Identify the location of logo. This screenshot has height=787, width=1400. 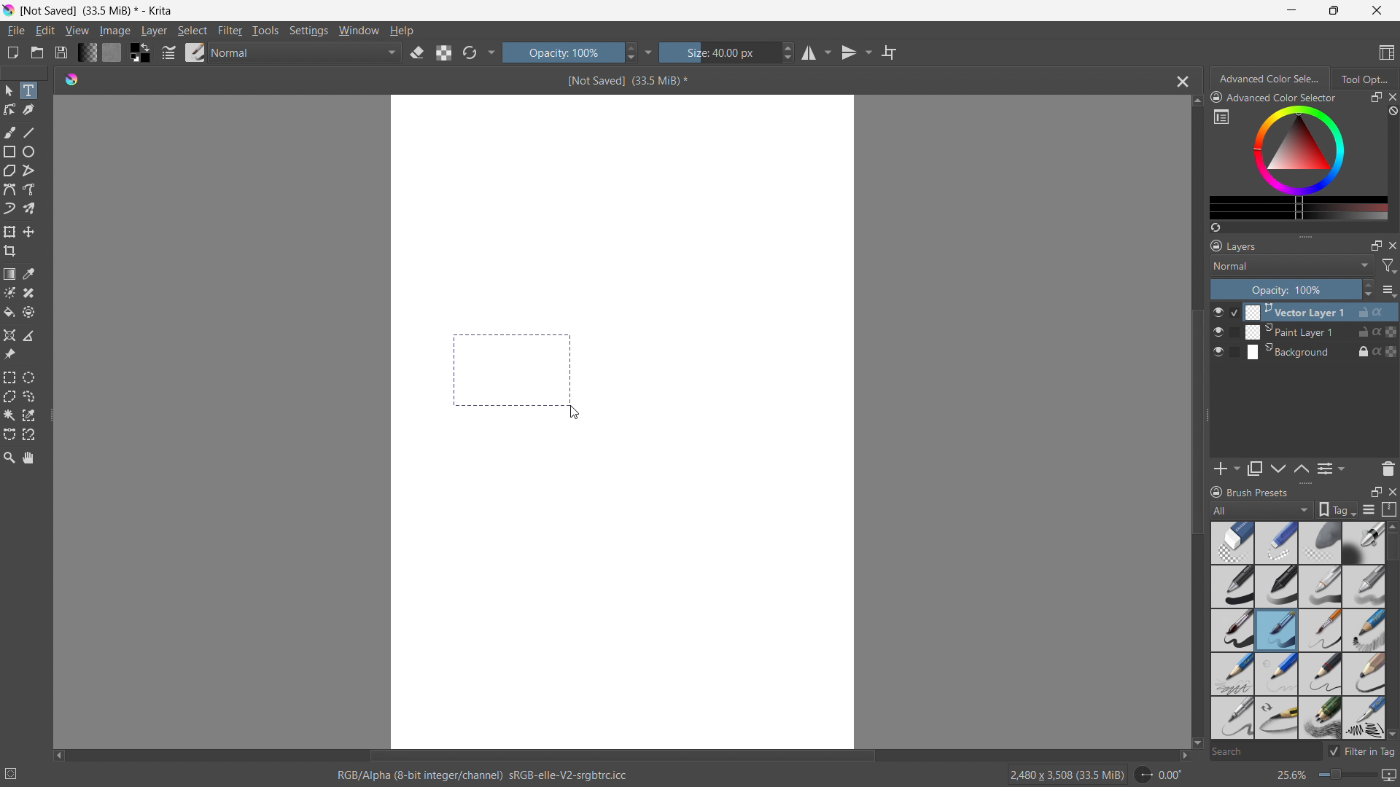
(9, 10).